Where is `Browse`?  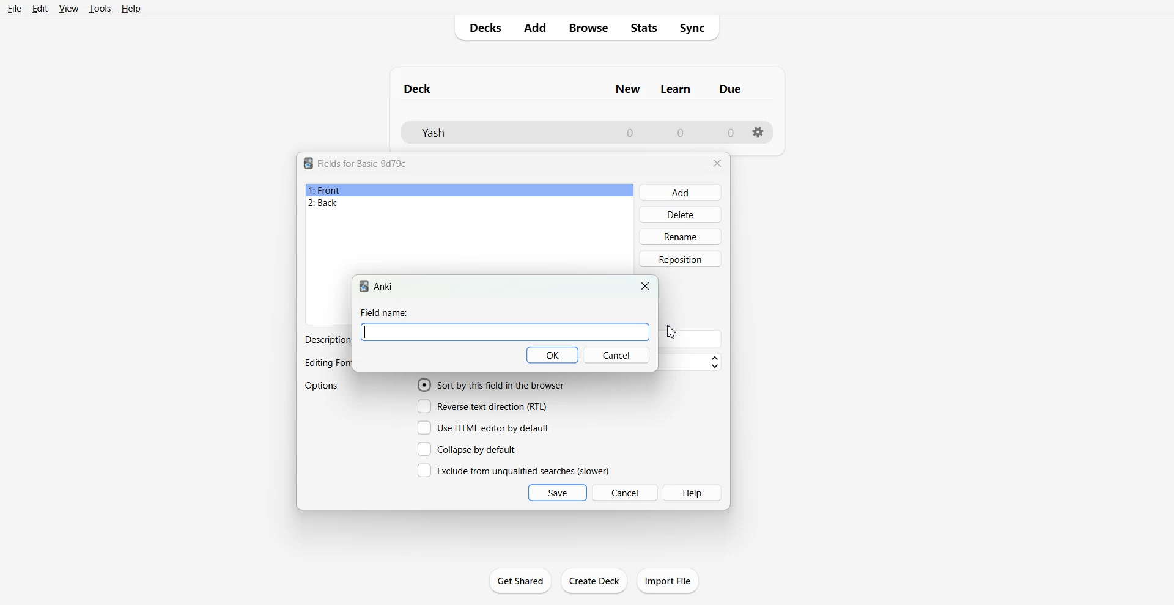
Browse is located at coordinates (588, 28).